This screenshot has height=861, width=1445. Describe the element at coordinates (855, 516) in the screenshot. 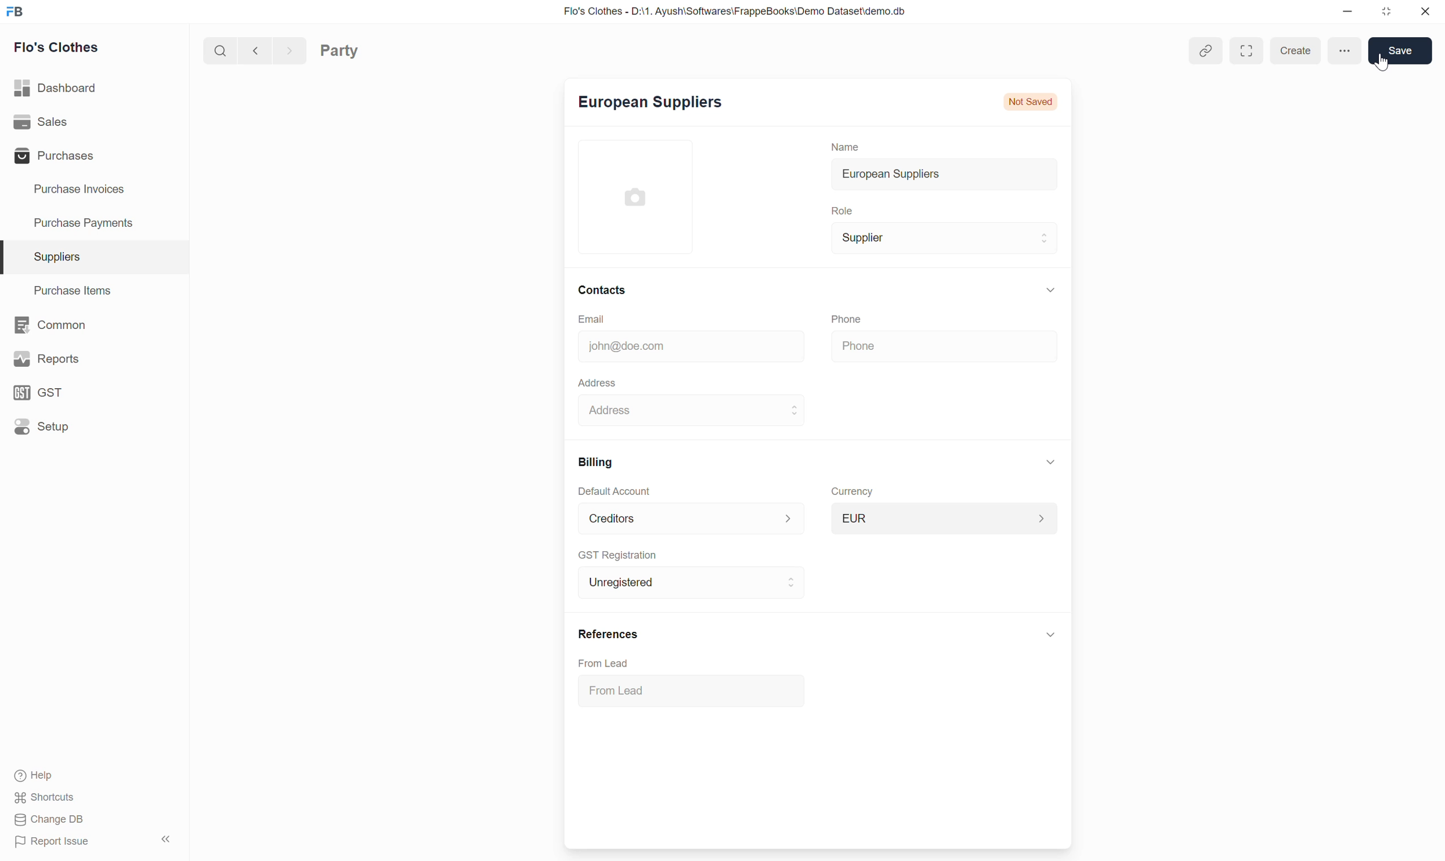

I see `usD` at that location.